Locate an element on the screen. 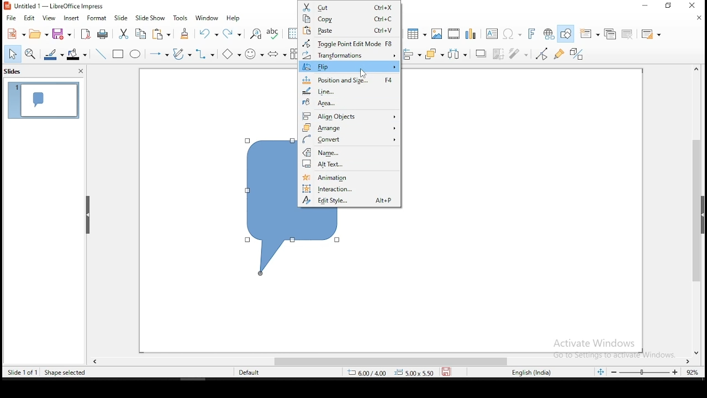 The width and height of the screenshot is (707, 398). distribute is located at coordinates (458, 53).